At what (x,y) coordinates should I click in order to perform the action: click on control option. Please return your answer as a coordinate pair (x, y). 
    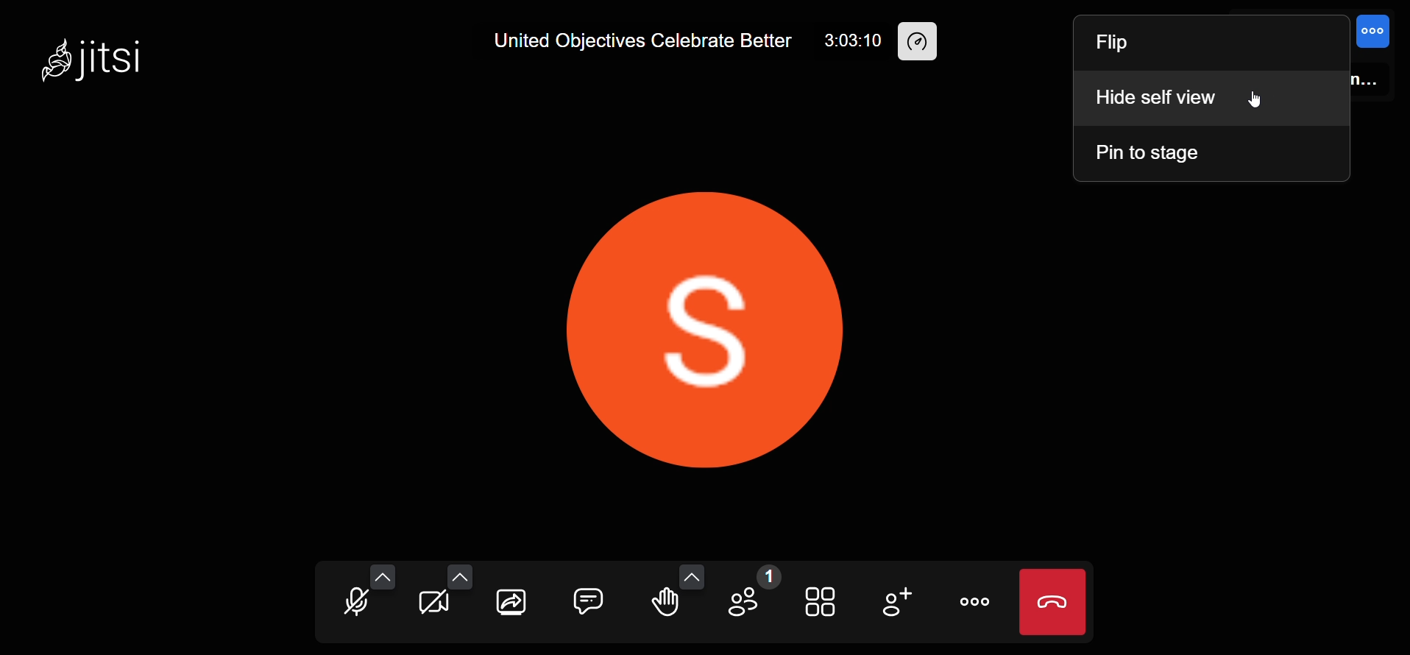
    Looking at the image, I should click on (1374, 33).